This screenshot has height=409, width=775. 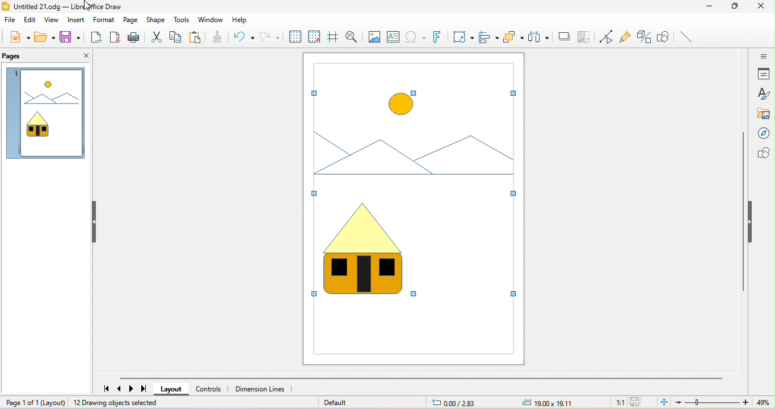 What do you see at coordinates (759, 7) in the screenshot?
I see `close` at bounding box center [759, 7].